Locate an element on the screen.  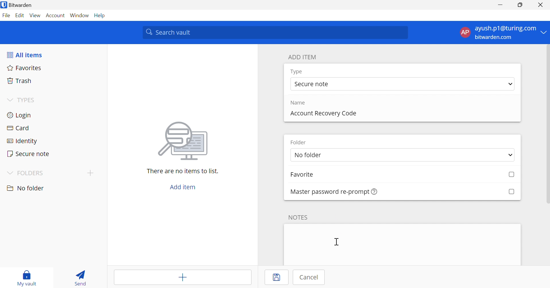
No folder is located at coordinates (26, 188).